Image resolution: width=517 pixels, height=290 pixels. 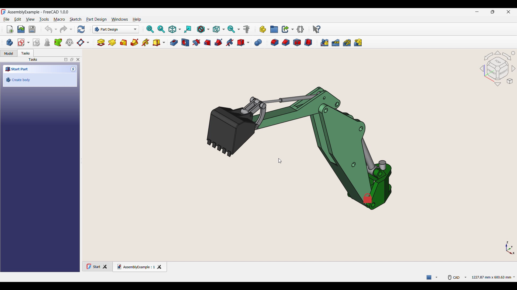 I want to click on Subtractive pipe, so click(x=219, y=42).